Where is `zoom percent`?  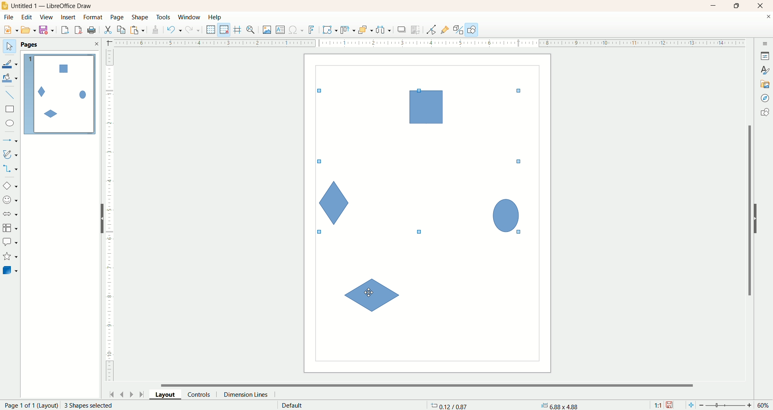 zoom percent is located at coordinates (764, 405).